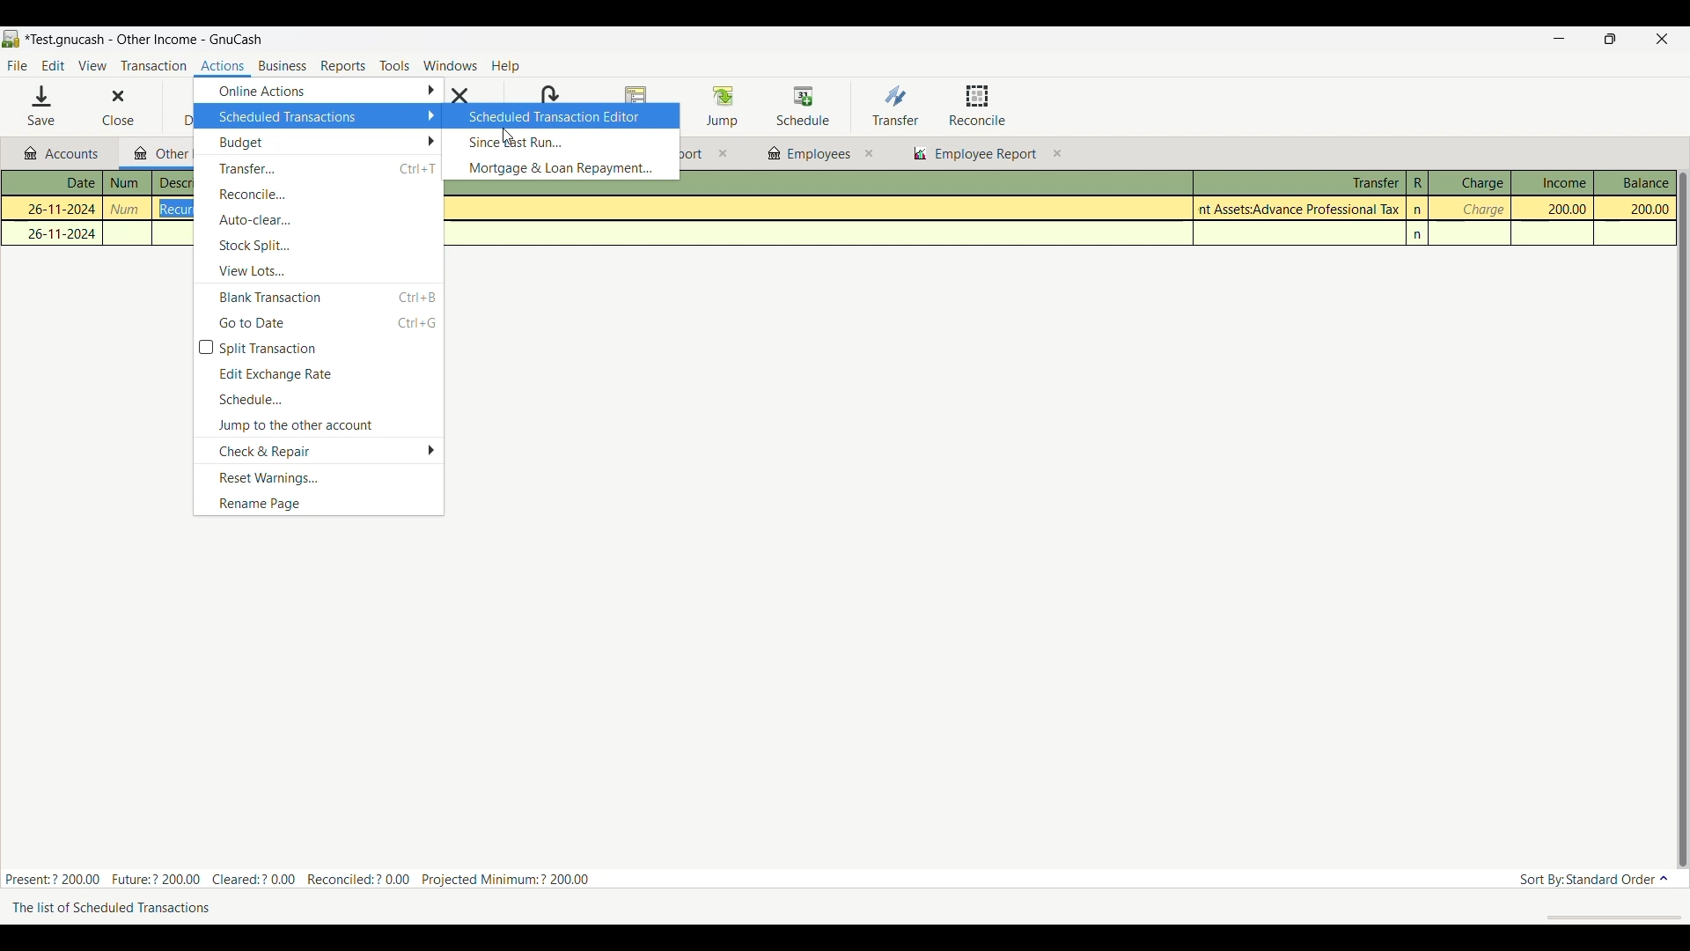  What do you see at coordinates (895, 105) in the screenshot?
I see `Transfer` at bounding box center [895, 105].